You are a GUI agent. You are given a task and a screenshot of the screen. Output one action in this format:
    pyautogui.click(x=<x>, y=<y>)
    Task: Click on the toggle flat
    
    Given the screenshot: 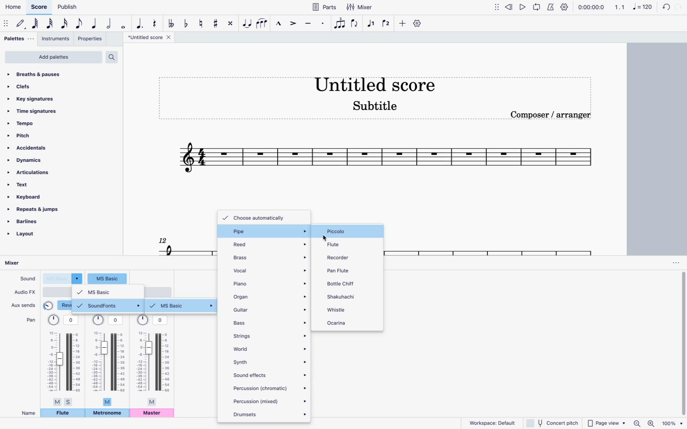 What is the action you would take?
    pyautogui.click(x=186, y=23)
    